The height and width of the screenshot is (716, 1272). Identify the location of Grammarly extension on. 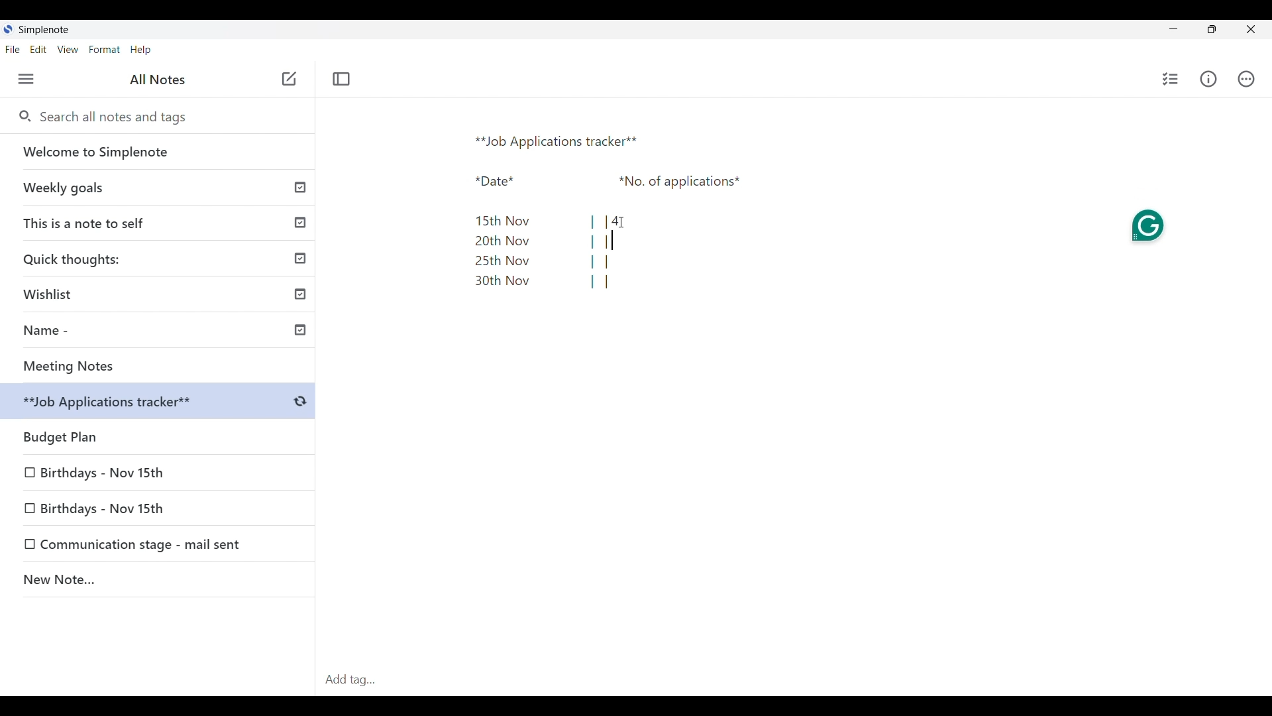
(1149, 224).